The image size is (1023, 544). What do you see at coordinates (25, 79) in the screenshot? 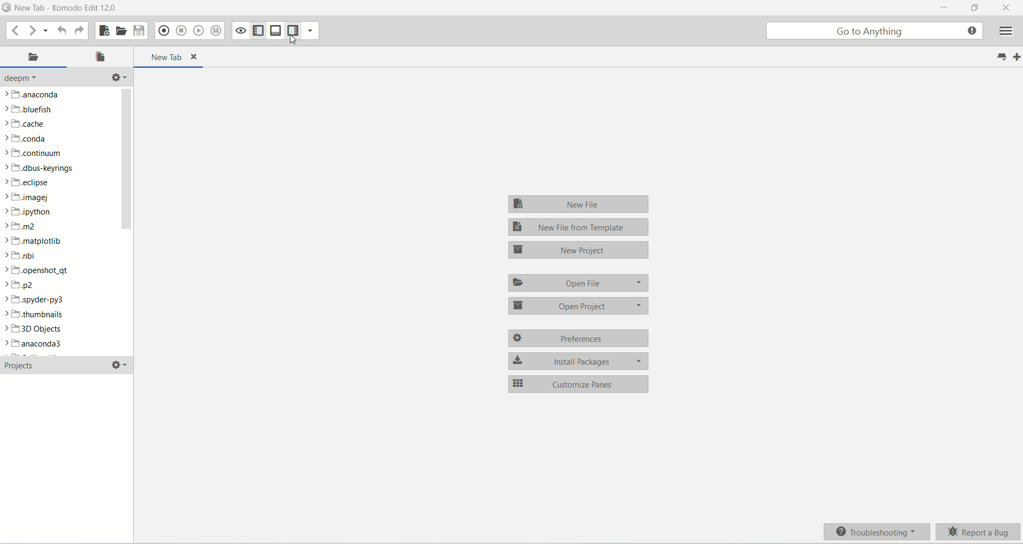
I see `deepm` at bounding box center [25, 79].